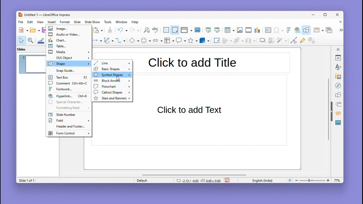 This screenshot has width=363, height=204. Describe the element at coordinates (216, 40) in the screenshot. I see `Rotate` at that location.